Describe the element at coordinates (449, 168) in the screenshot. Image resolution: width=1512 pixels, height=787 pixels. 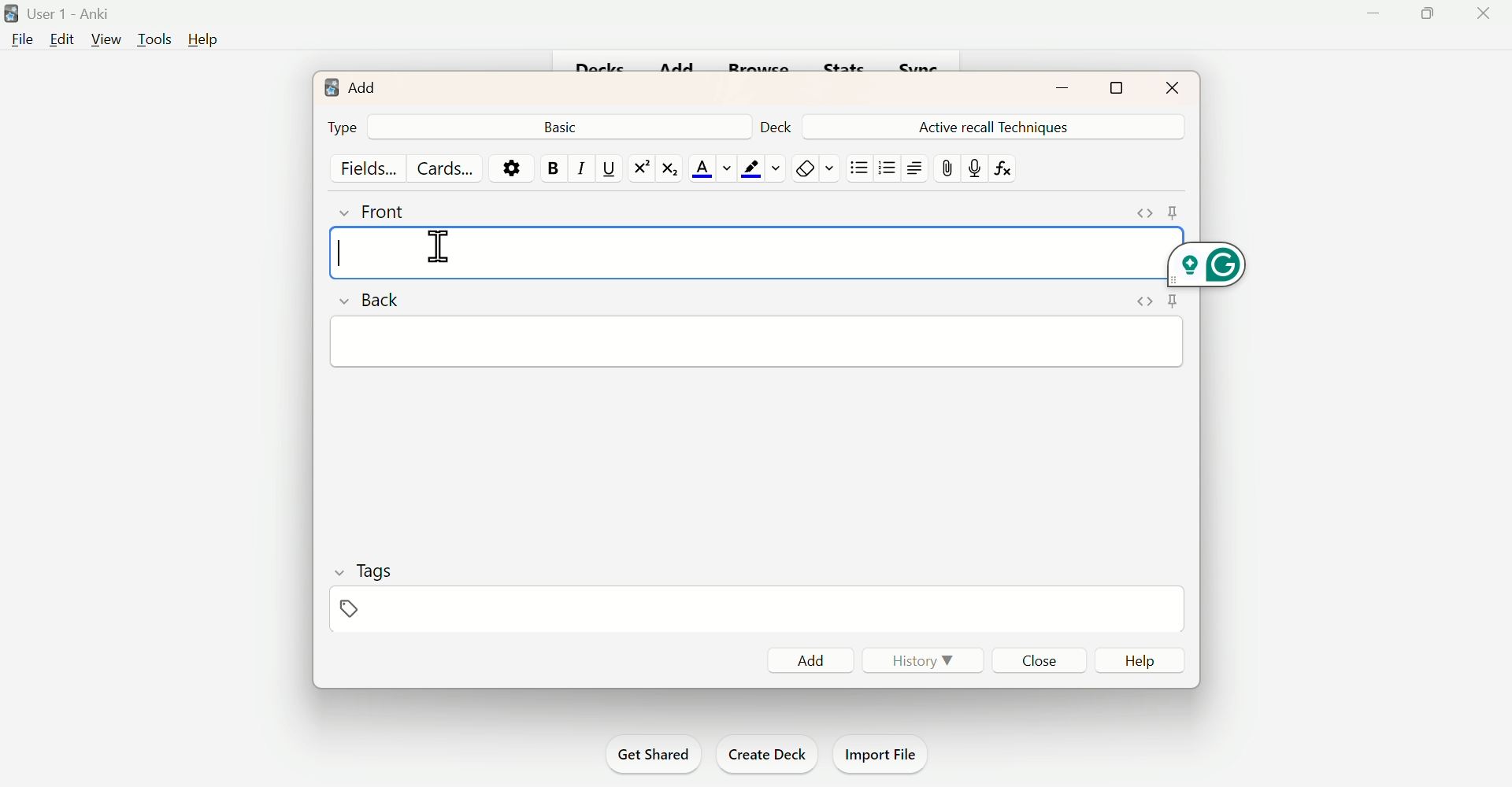
I see `Cards` at that location.